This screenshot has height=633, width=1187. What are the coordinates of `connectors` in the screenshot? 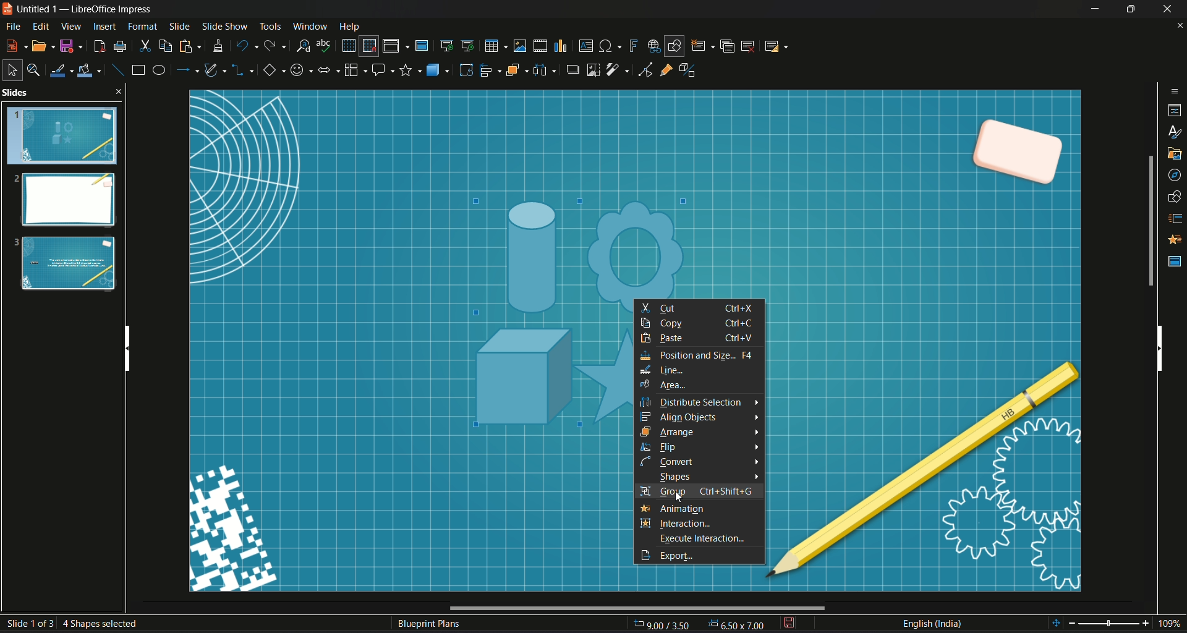 It's located at (243, 71).